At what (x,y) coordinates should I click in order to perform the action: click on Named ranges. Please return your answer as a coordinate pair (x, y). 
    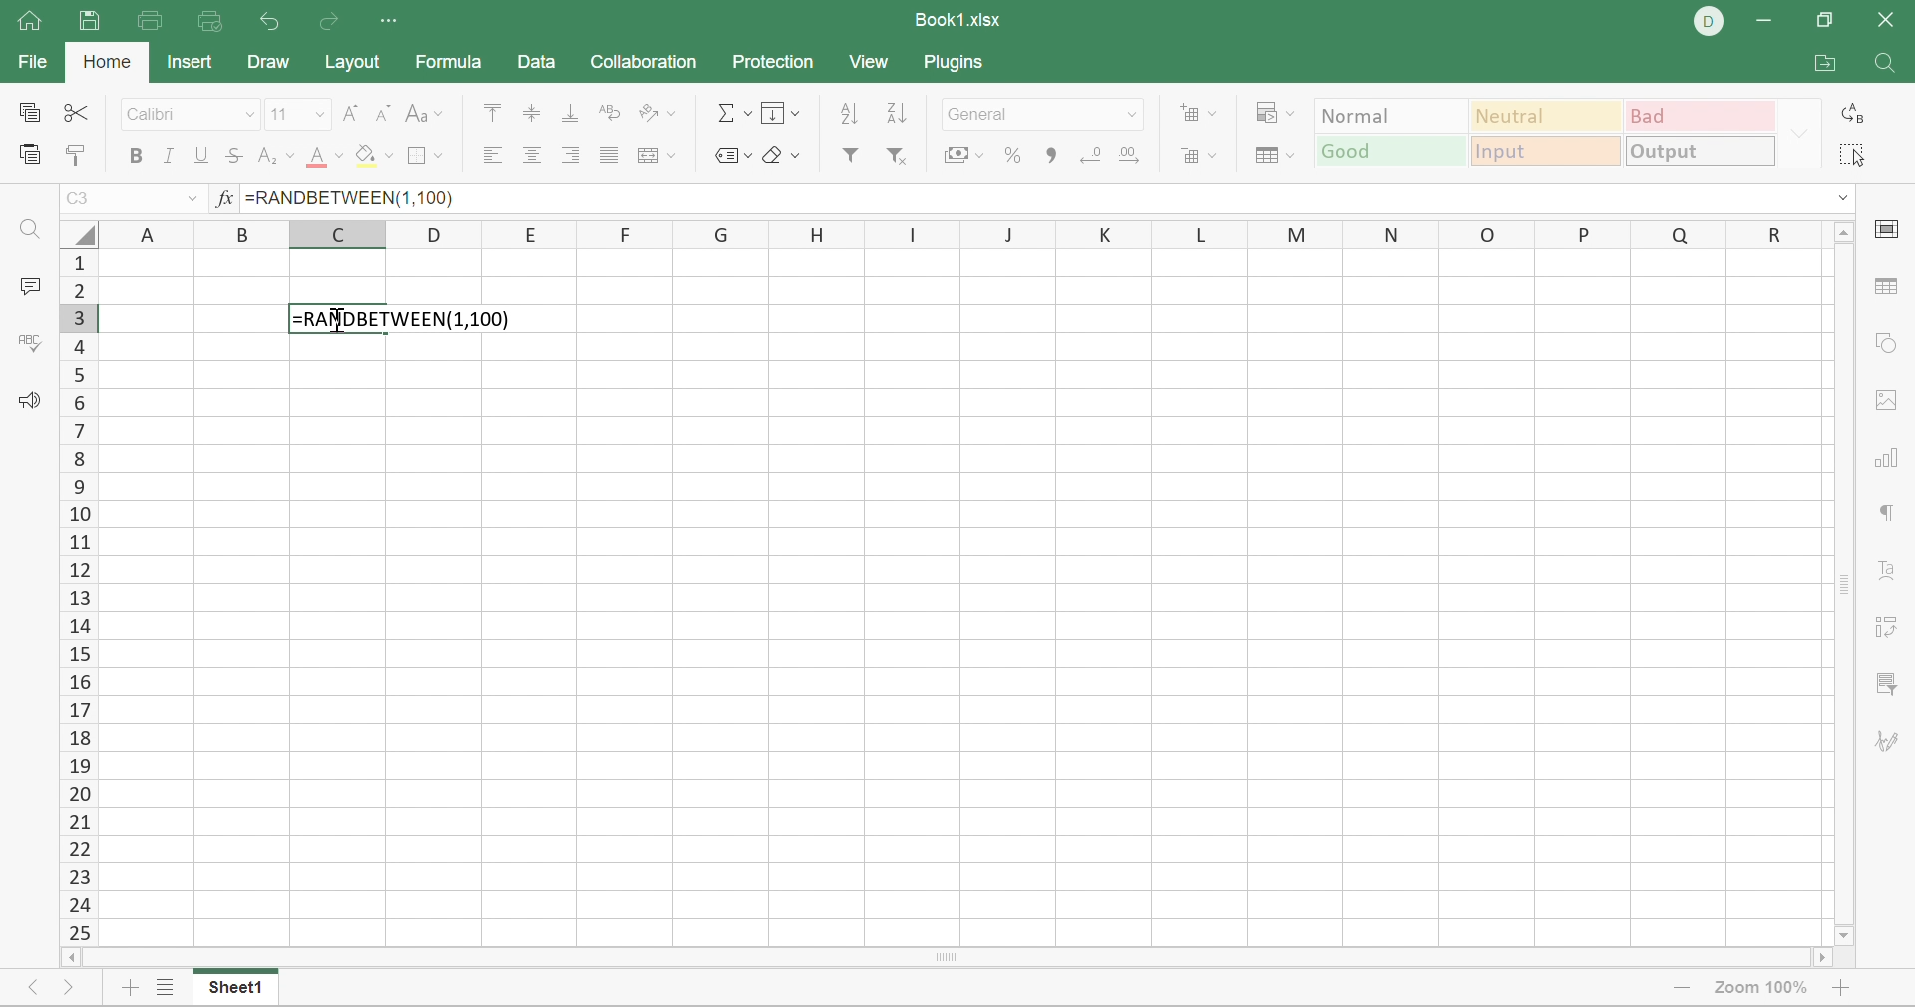
    Looking at the image, I should click on (735, 155).